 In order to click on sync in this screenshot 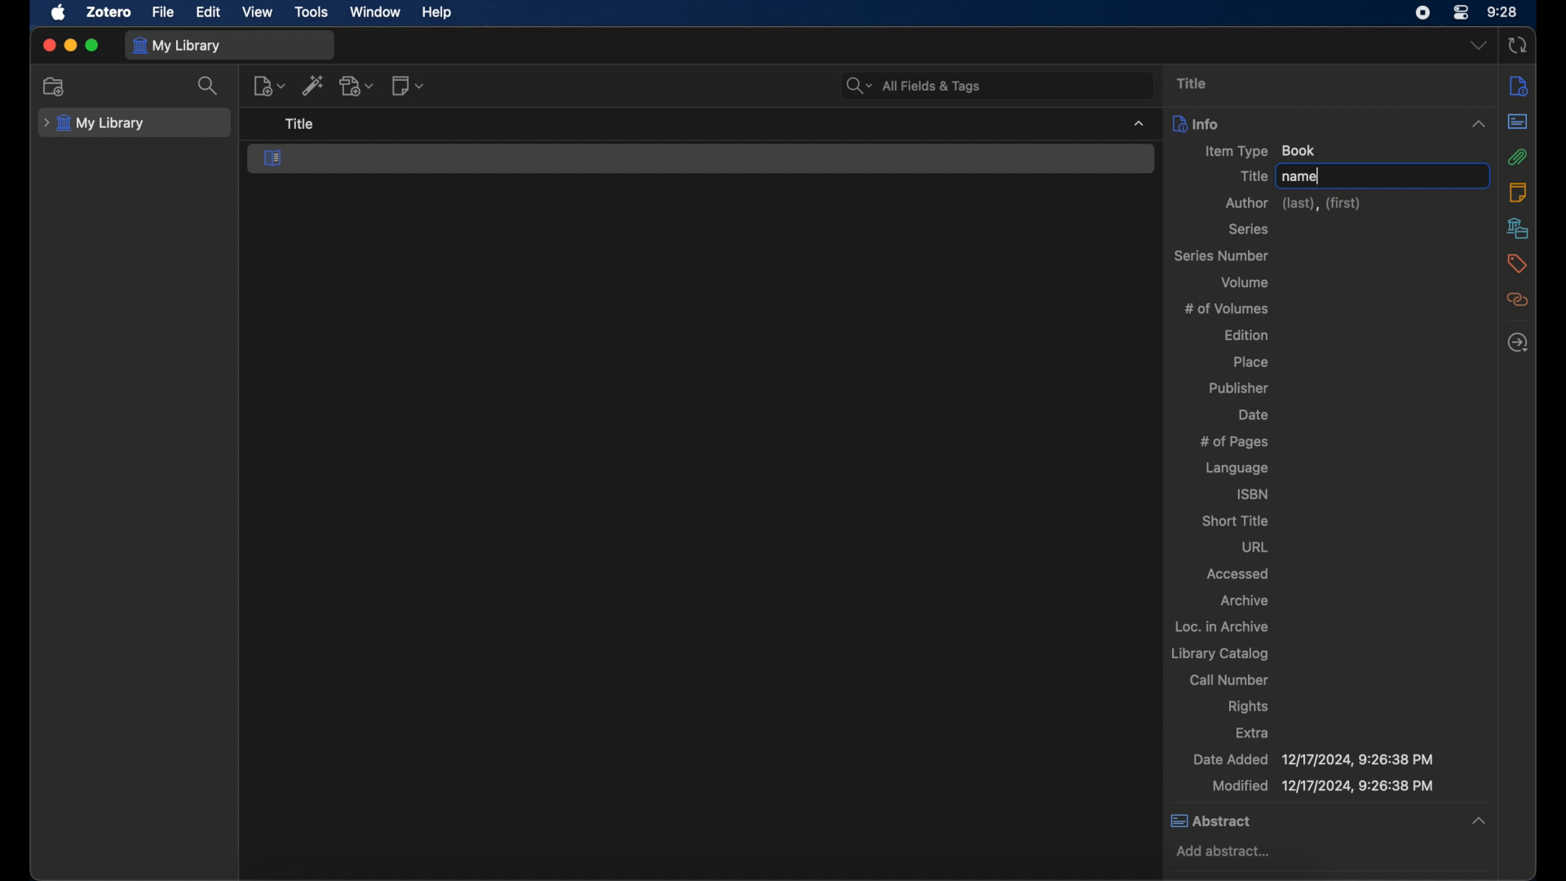, I will do `click(1518, 46)`.